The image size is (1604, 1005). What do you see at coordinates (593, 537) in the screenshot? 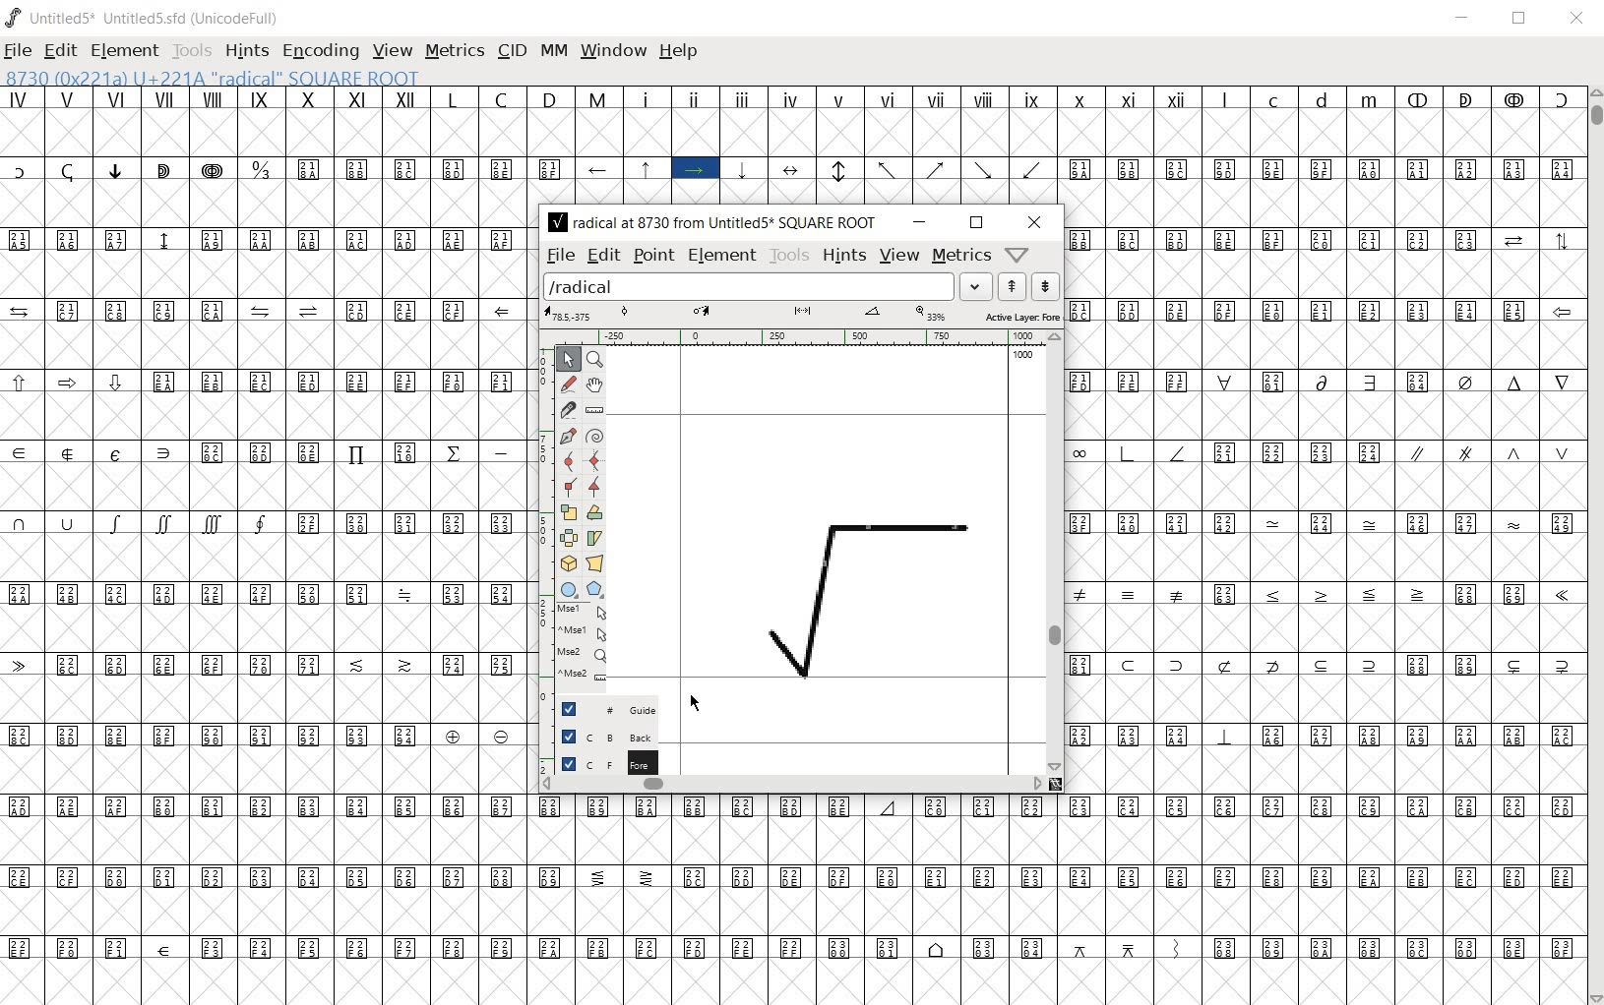
I see `Rotate the selection` at bounding box center [593, 537].